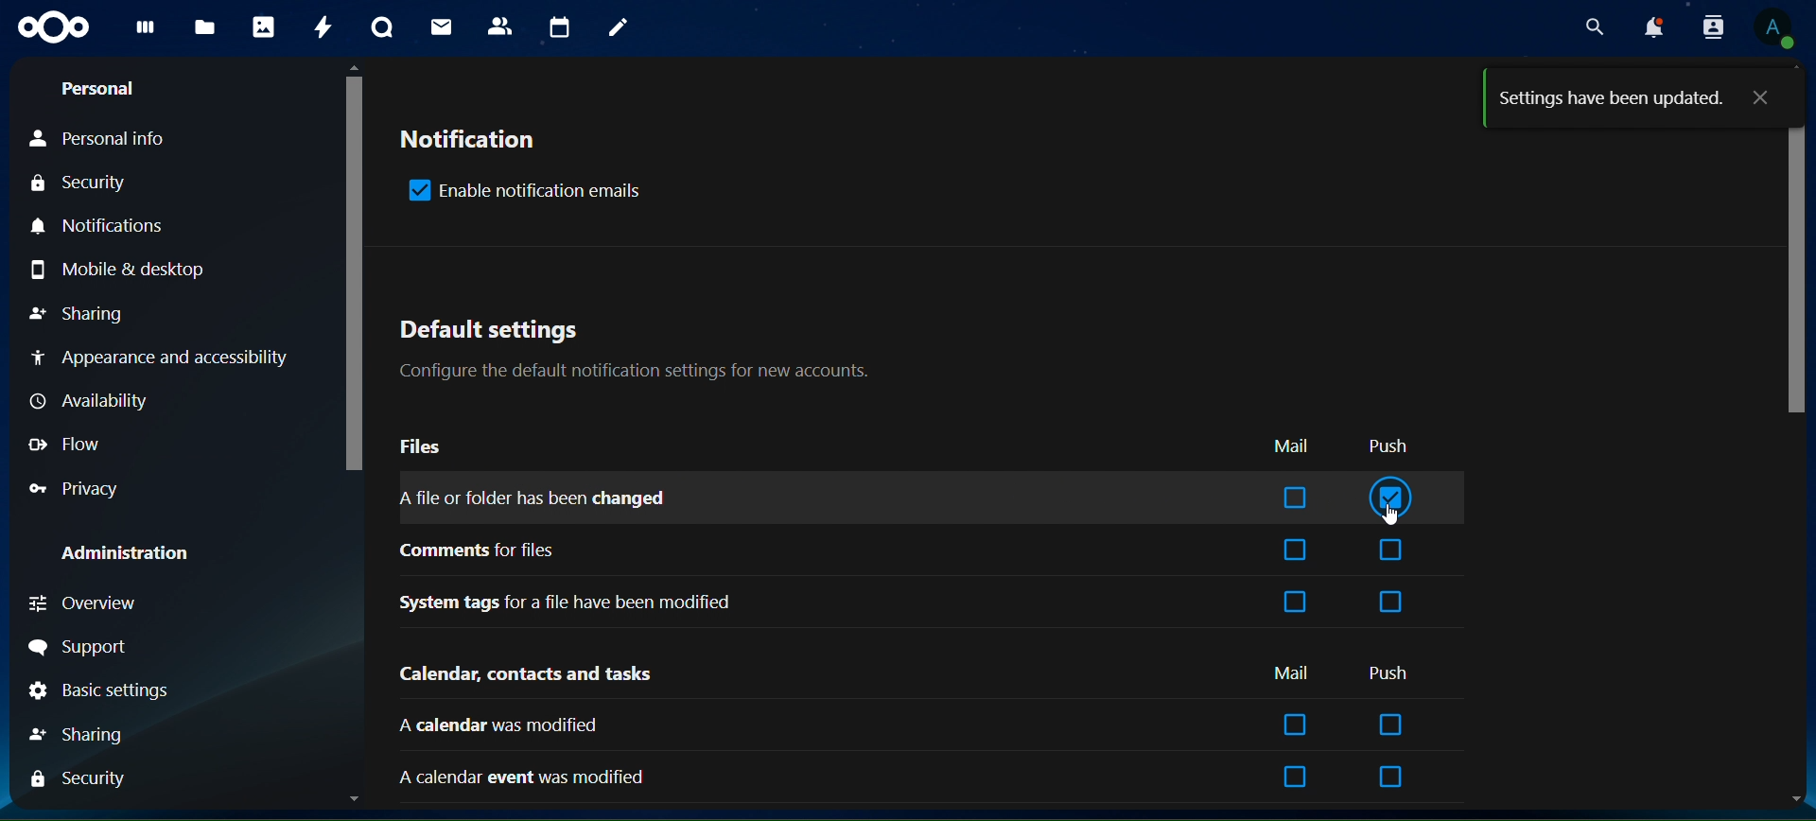 The width and height of the screenshot is (1816, 821). Describe the element at coordinates (1391, 499) in the screenshot. I see `tick` at that location.